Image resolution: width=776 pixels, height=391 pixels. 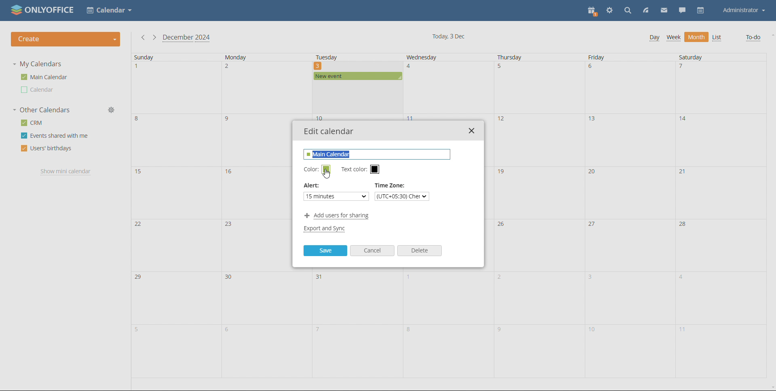 I want to click on week view, so click(x=673, y=38).